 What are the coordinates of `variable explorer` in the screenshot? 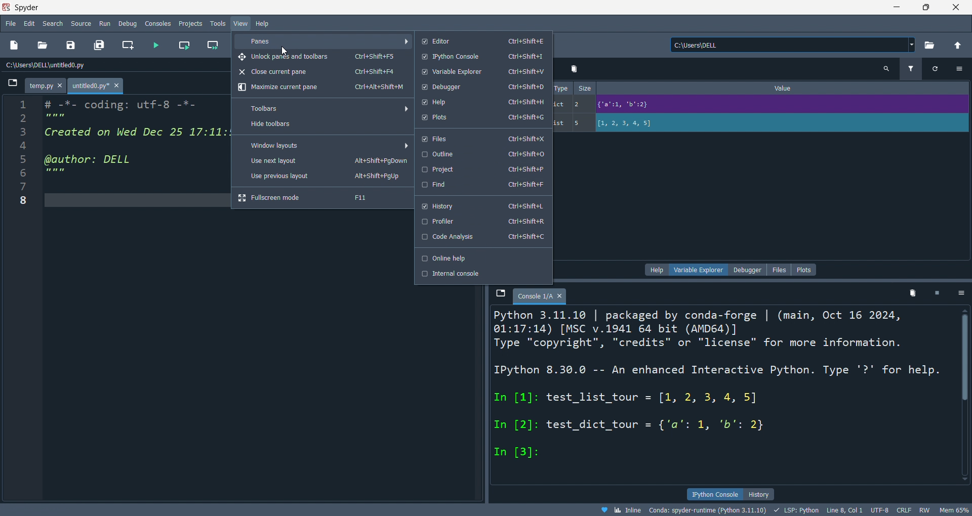 It's located at (698, 270).